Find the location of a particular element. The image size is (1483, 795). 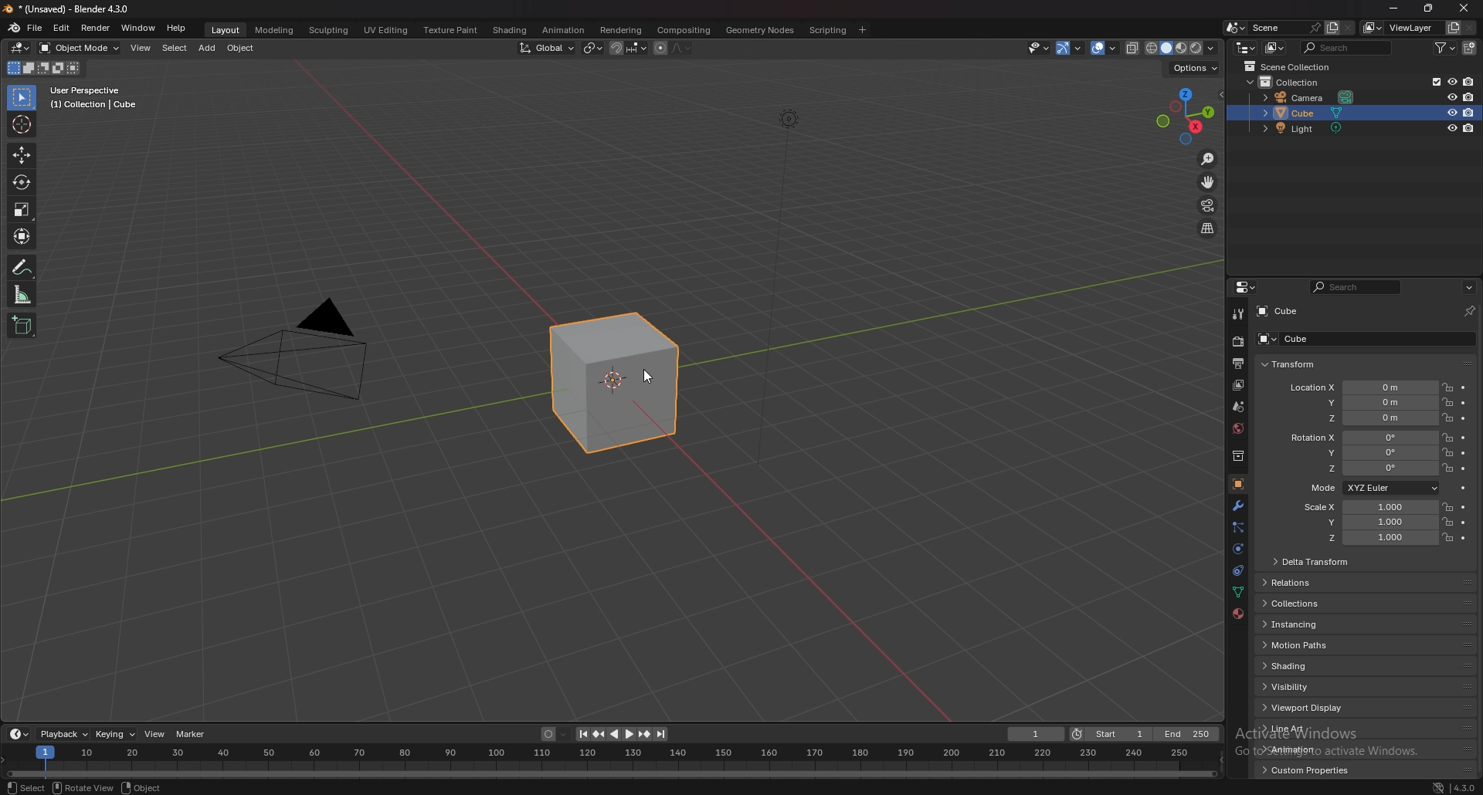

custom properties is located at coordinates (1313, 770).